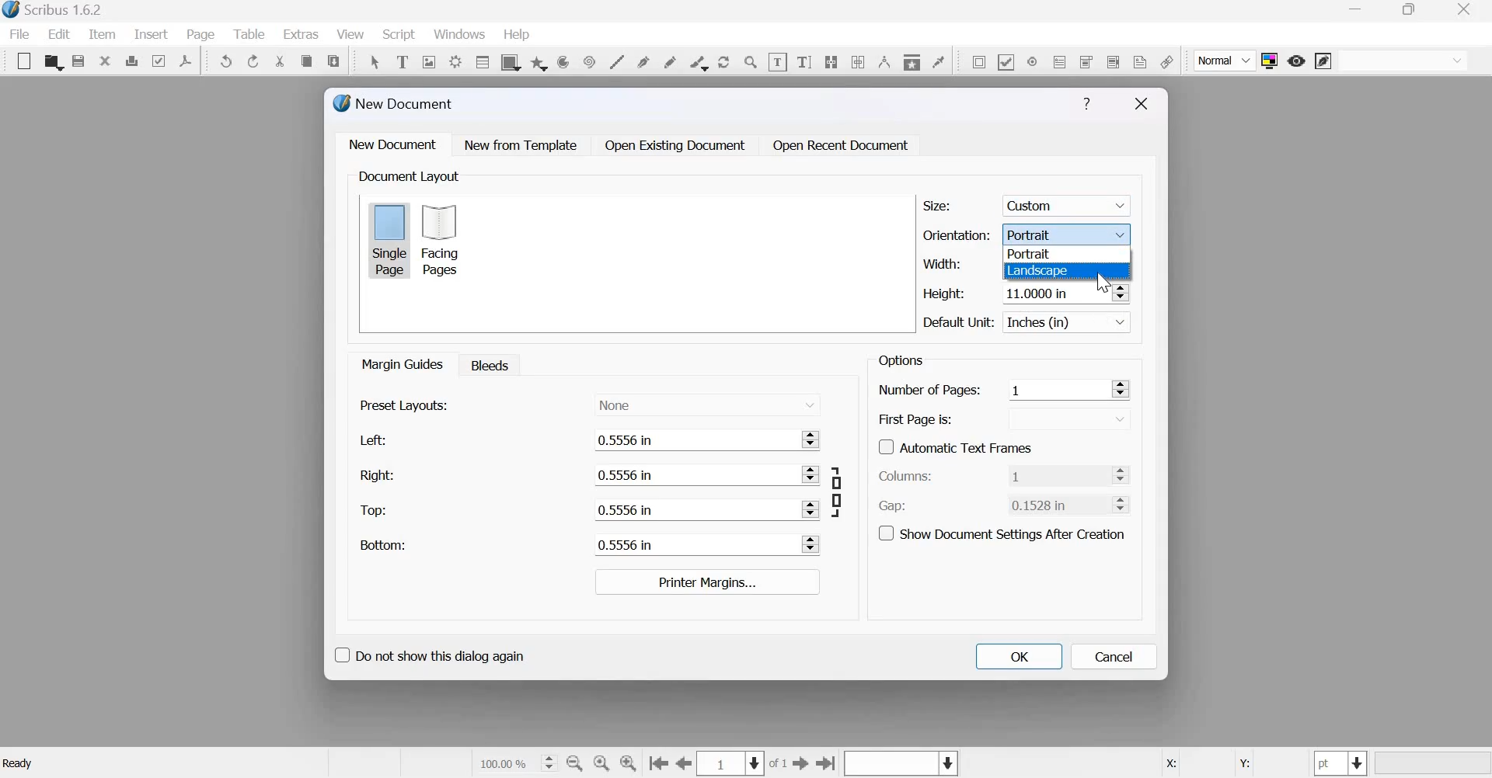 The width and height of the screenshot is (1492, 778). Describe the element at coordinates (658, 764) in the screenshot. I see `Go to the first page` at that location.